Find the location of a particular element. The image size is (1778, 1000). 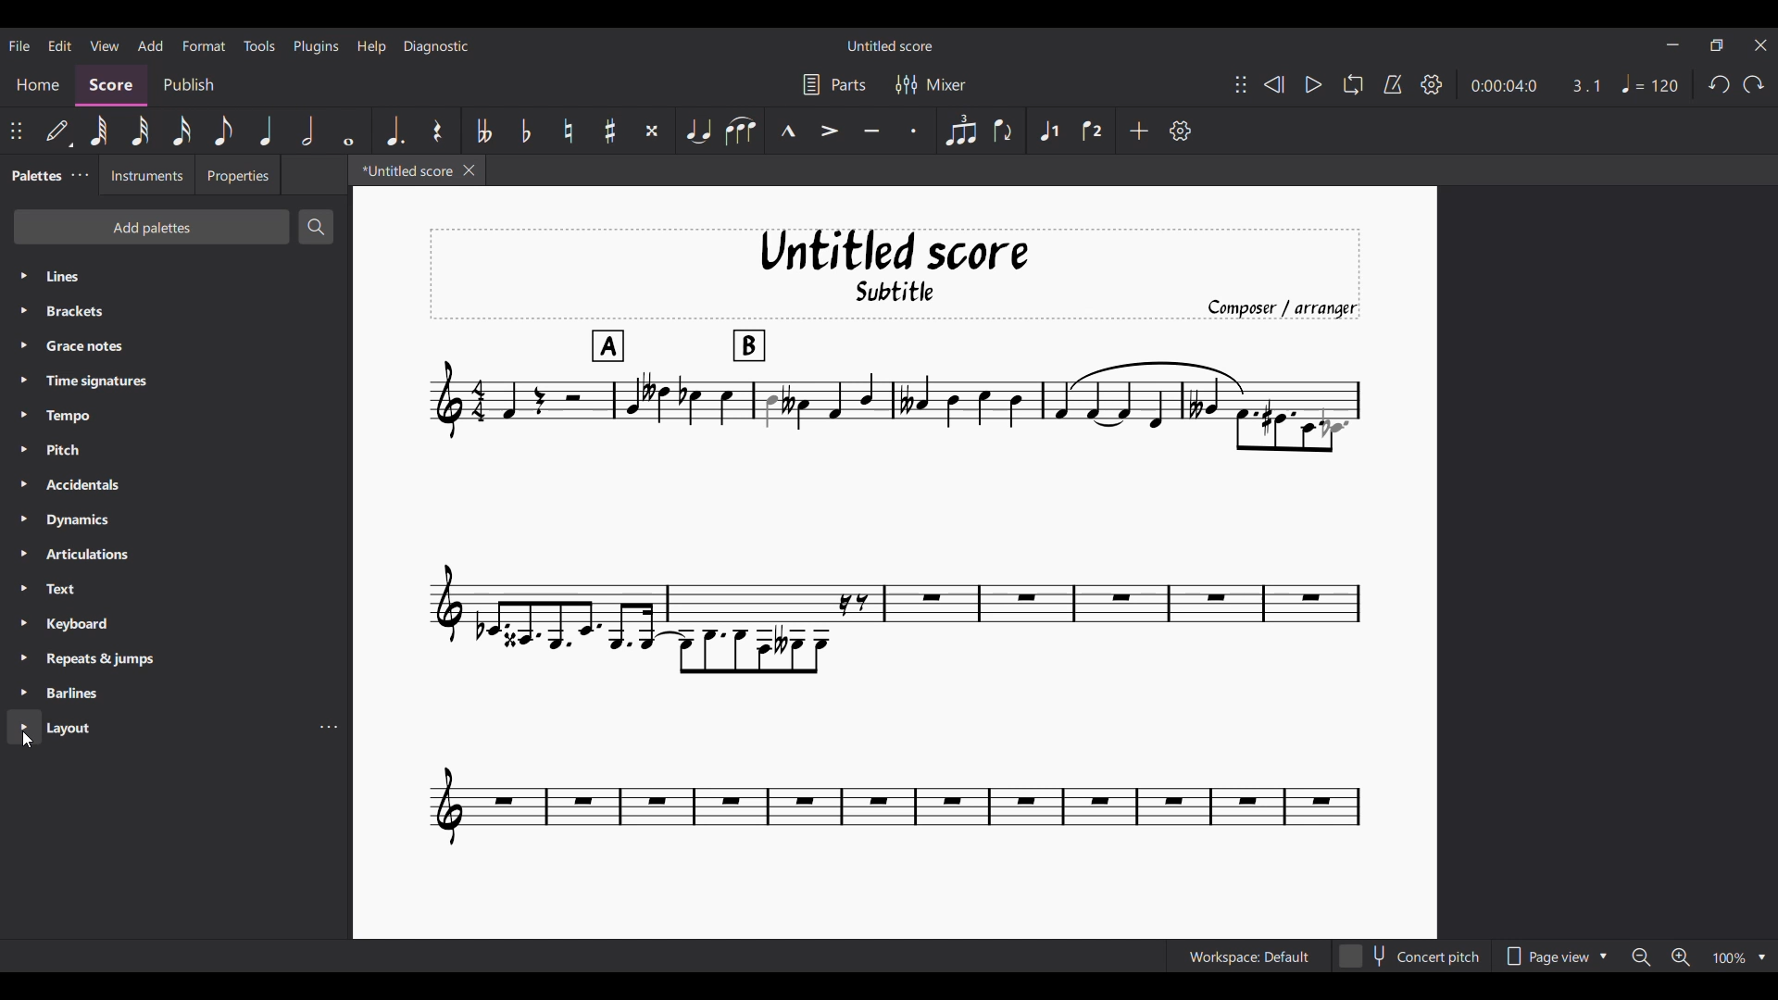

Zoom options is located at coordinates (1740, 956).